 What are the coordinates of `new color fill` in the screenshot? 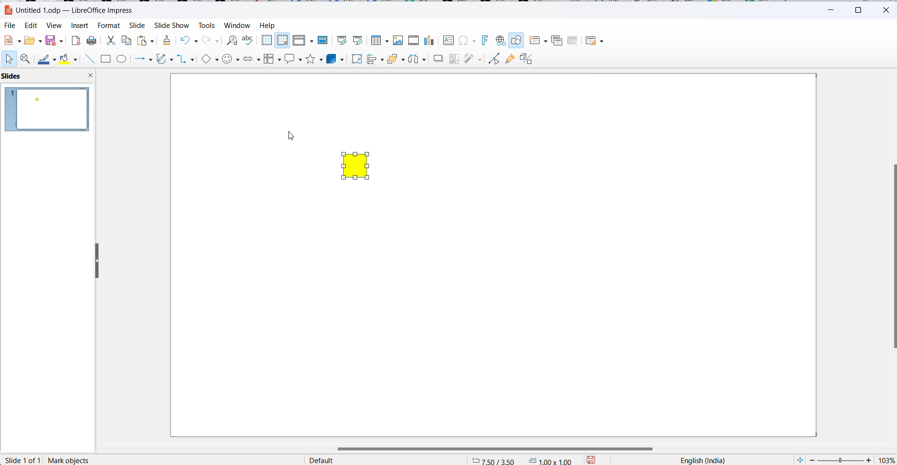 It's located at (356, 165).